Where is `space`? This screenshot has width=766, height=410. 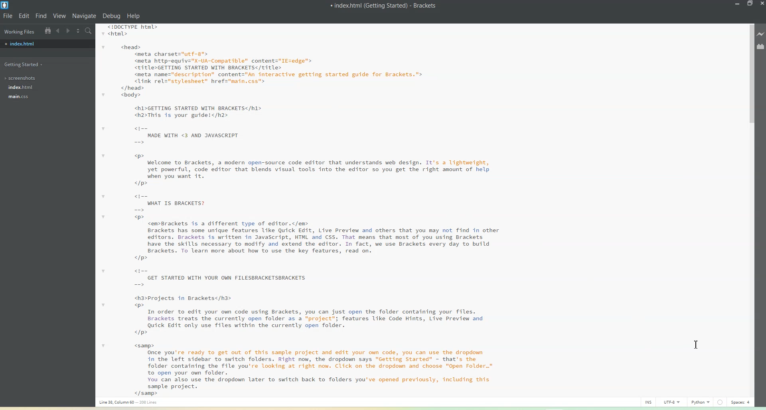 space is located at coordinates (719, 402).